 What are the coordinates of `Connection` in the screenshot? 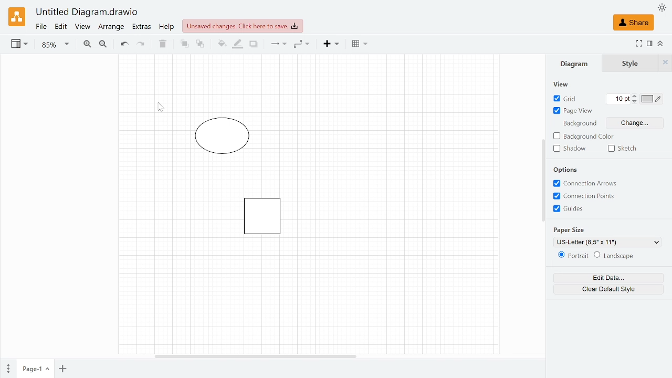 It's located at (278, 45).